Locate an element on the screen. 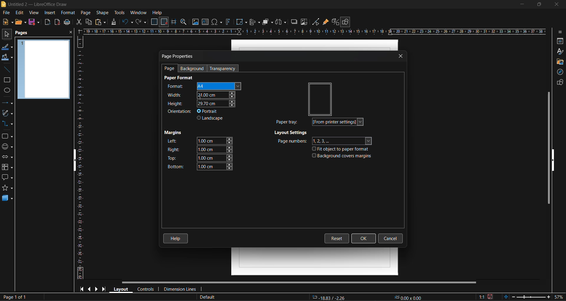  edit is located at coordinates (20, 12).